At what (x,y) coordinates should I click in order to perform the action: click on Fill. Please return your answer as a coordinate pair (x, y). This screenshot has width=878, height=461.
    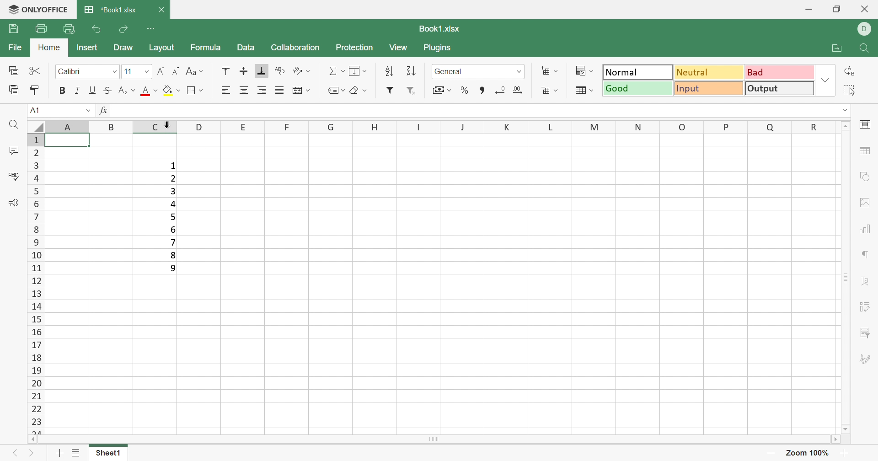
    Looking at the image, I should click on (359, 70).